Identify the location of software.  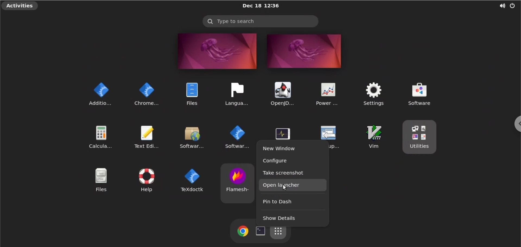
(431, 93).